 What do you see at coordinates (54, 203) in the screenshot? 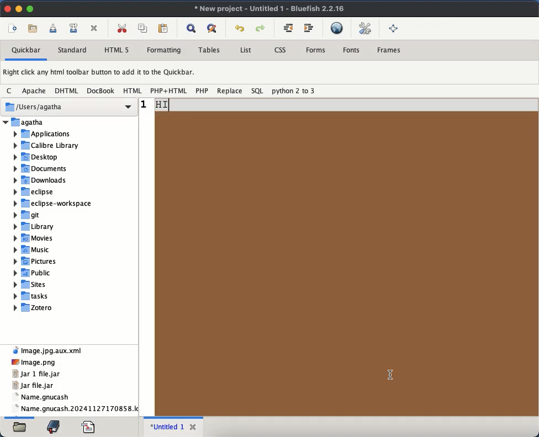
I see `eclipse-workspace` at bounding box center [54, 203].